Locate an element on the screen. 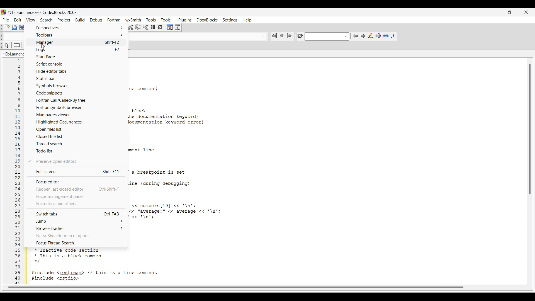 The image size is (535, 301).  is located at coordinates (273, 37).